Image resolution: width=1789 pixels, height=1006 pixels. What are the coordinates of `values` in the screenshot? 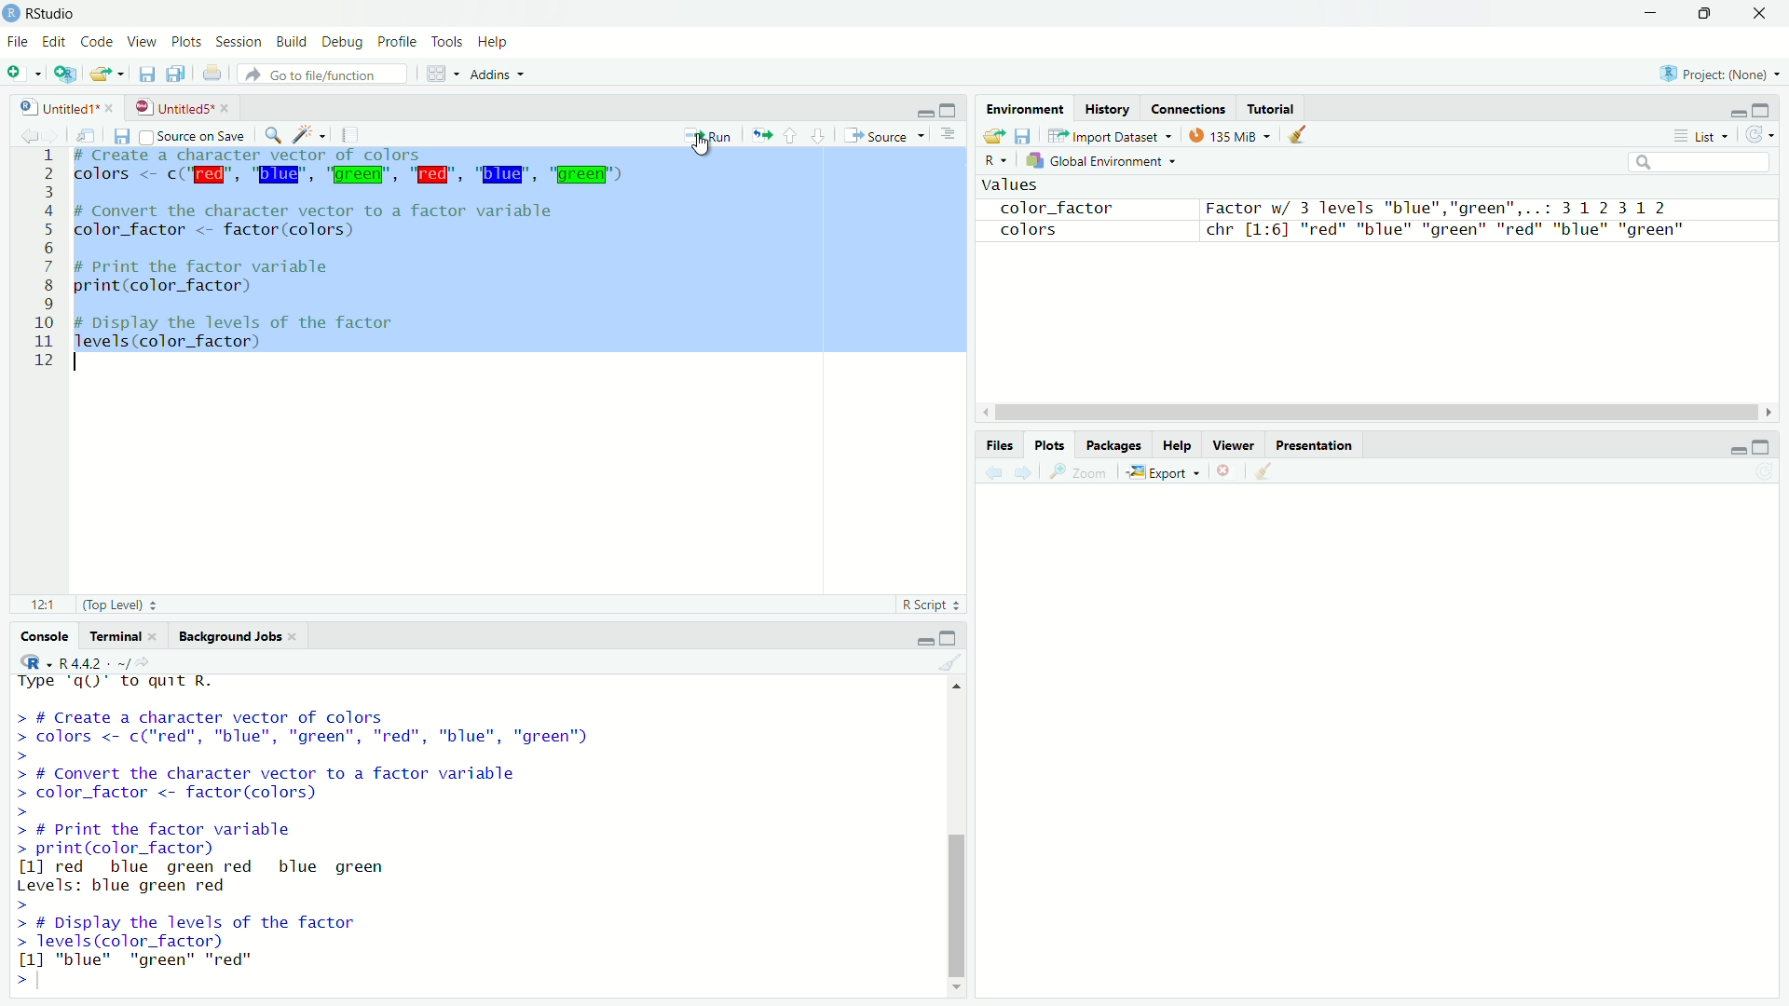 It's located at (1019, 184).